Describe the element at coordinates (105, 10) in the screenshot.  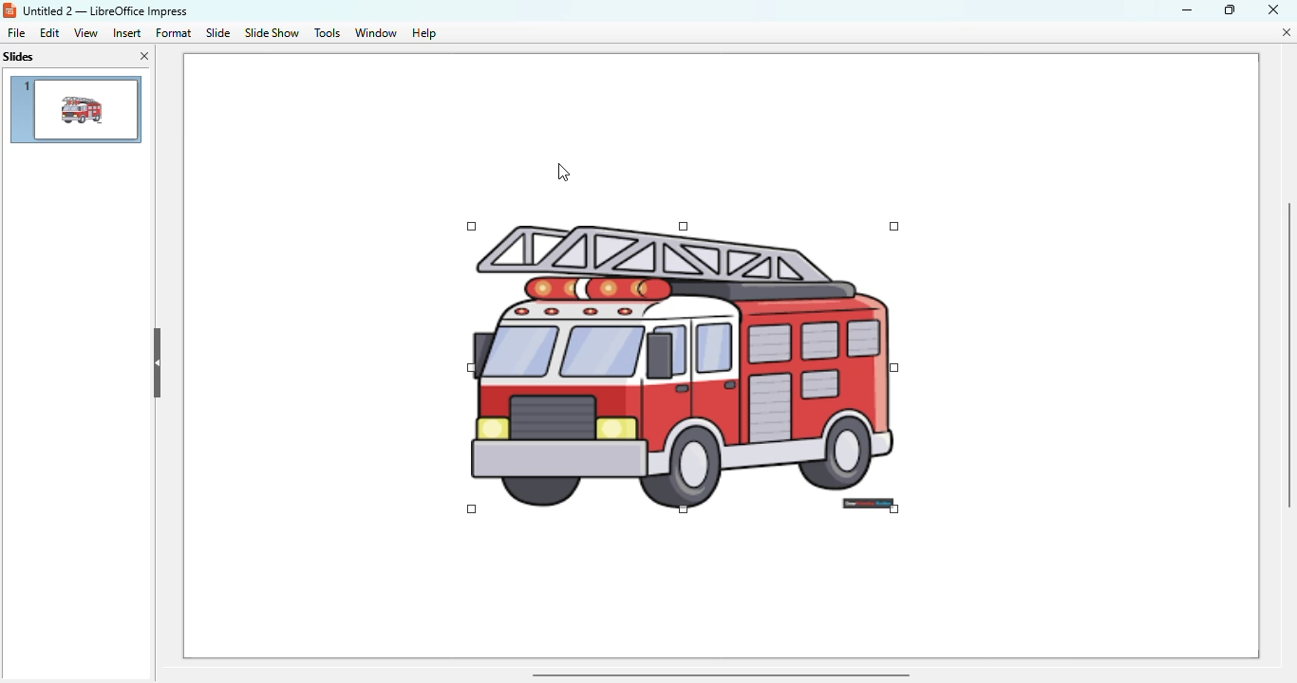
I see `title` at that location.